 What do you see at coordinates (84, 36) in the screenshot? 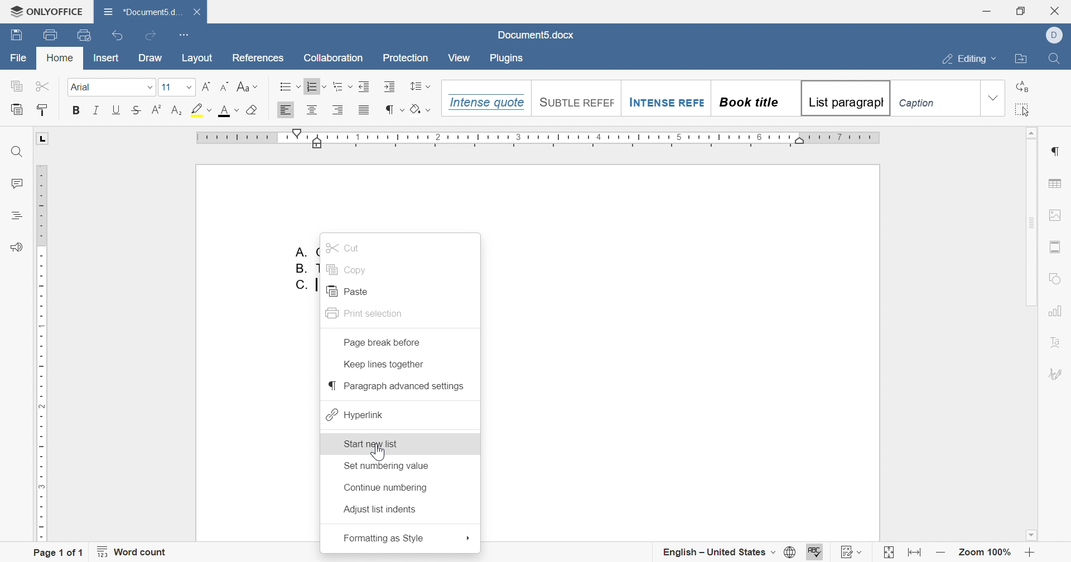
I see `quick print` at bounding box center [84, 36].